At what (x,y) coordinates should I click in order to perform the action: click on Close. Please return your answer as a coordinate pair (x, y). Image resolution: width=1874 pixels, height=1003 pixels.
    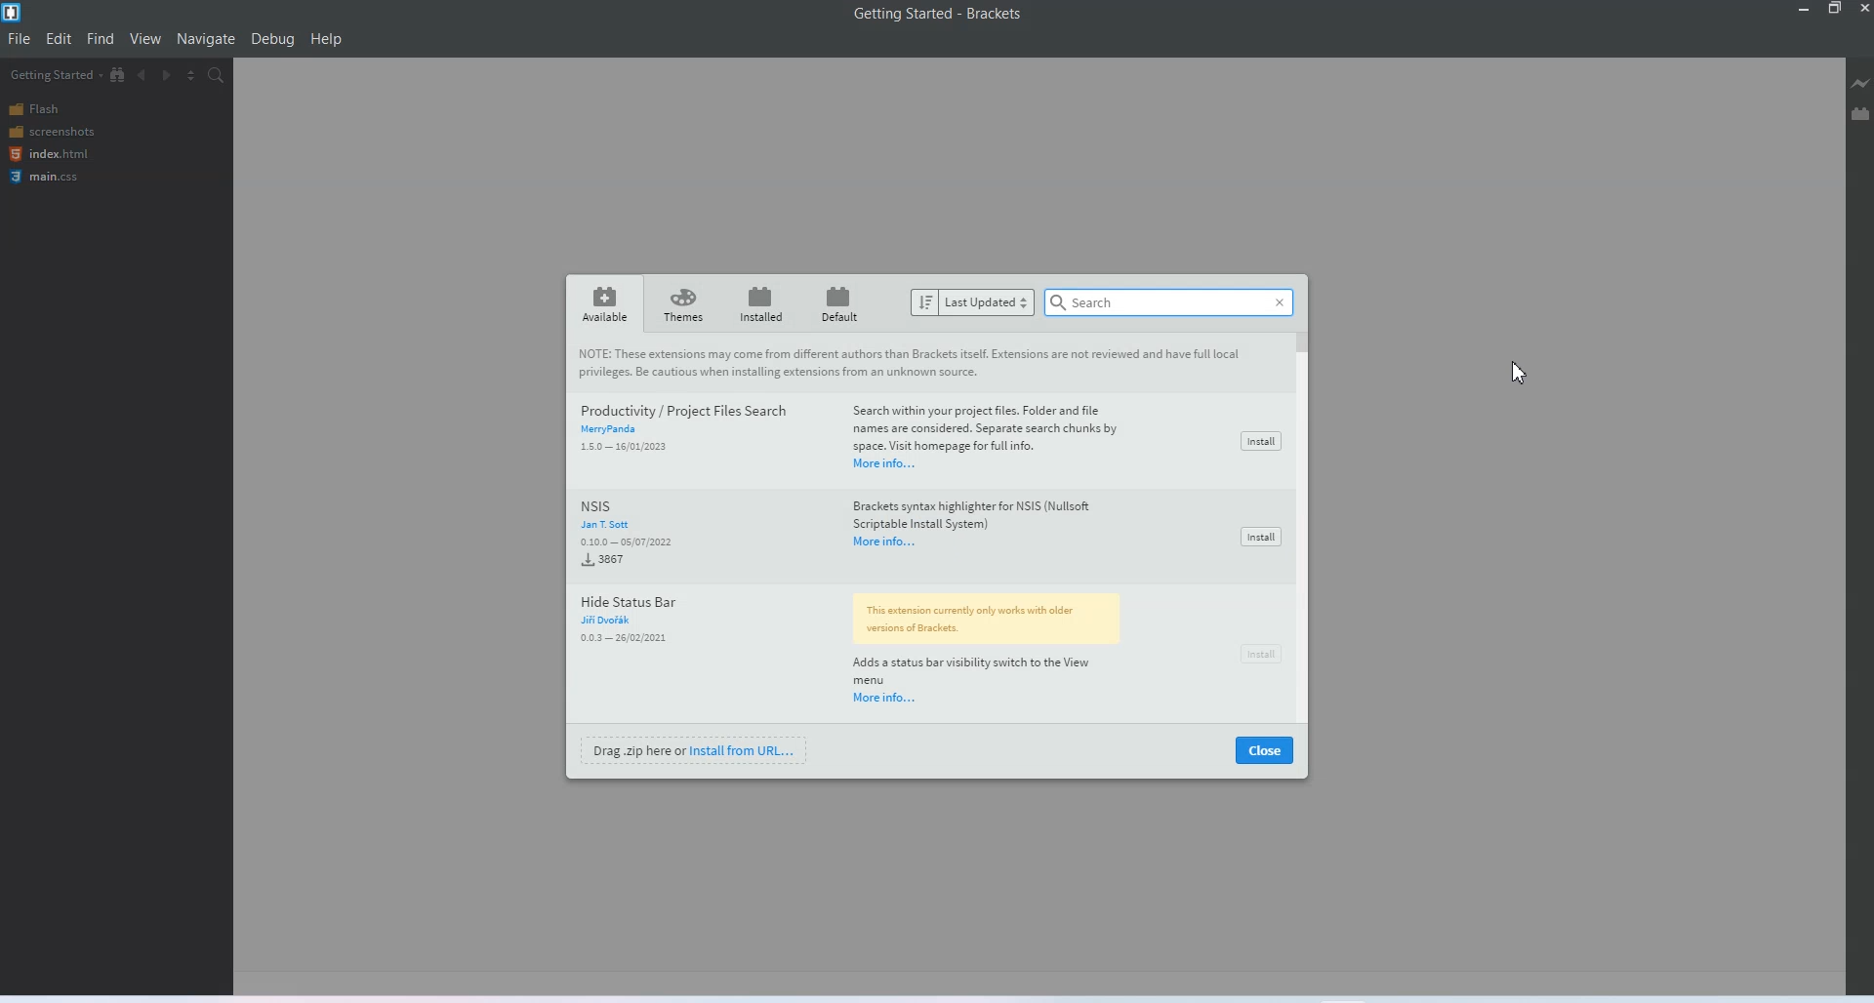
    Looking at the image, I should click on (1276, 302).